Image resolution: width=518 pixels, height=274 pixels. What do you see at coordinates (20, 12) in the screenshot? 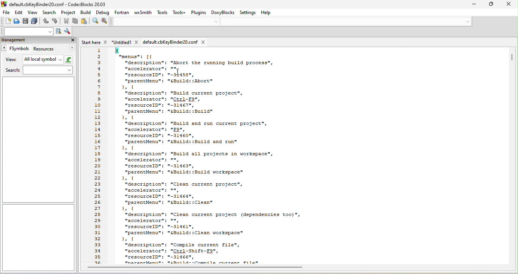
I see `edit` at bounding box center [20, 12].